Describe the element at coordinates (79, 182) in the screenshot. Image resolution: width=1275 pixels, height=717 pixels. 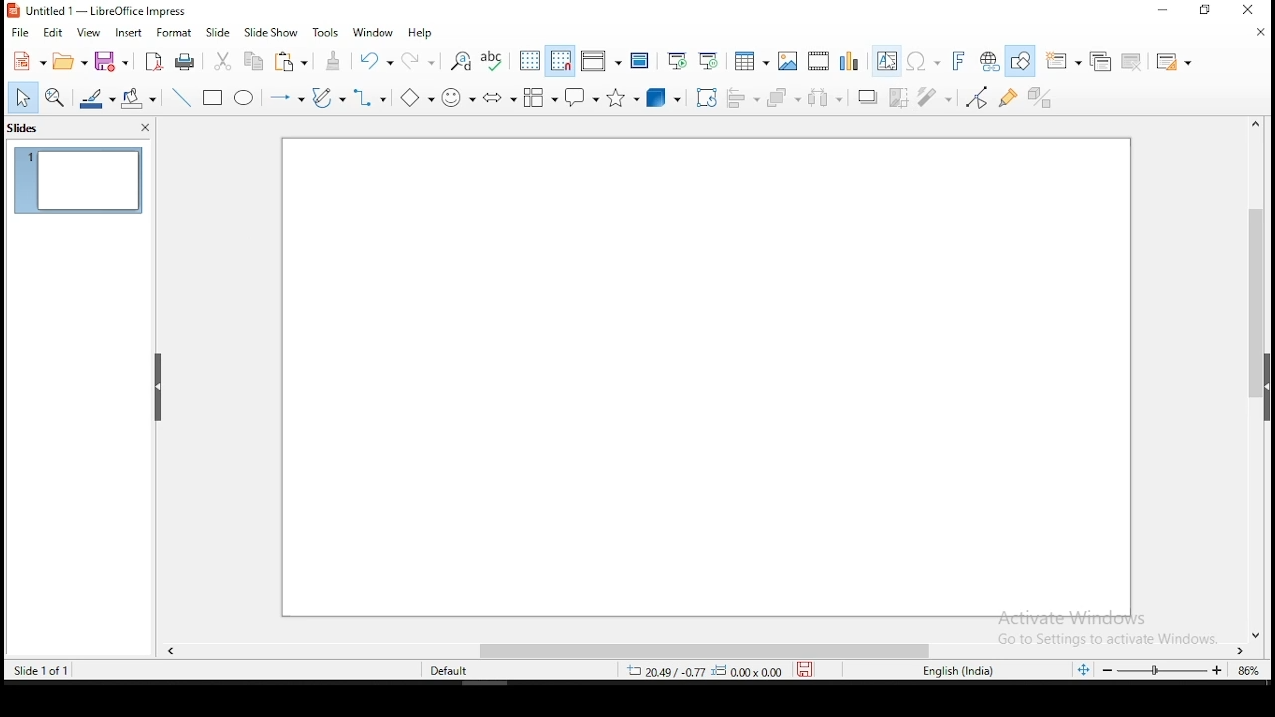
I see `slide` at that location.